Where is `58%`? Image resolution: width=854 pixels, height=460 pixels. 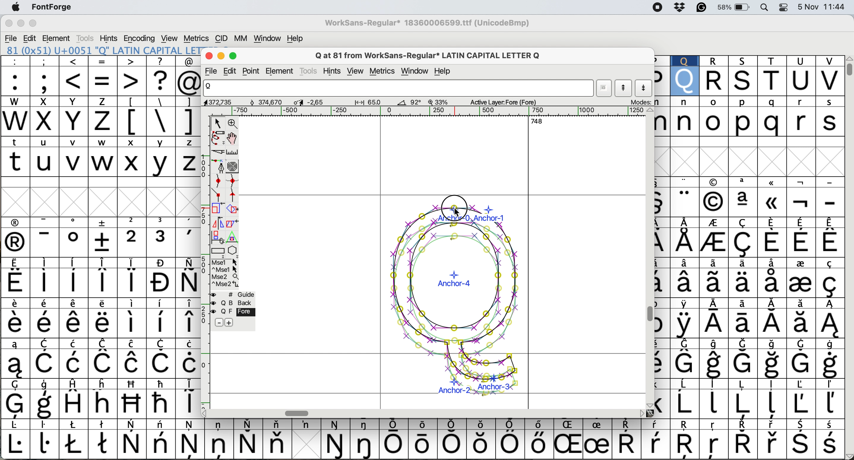 58% is located at coordinates (736, 8).